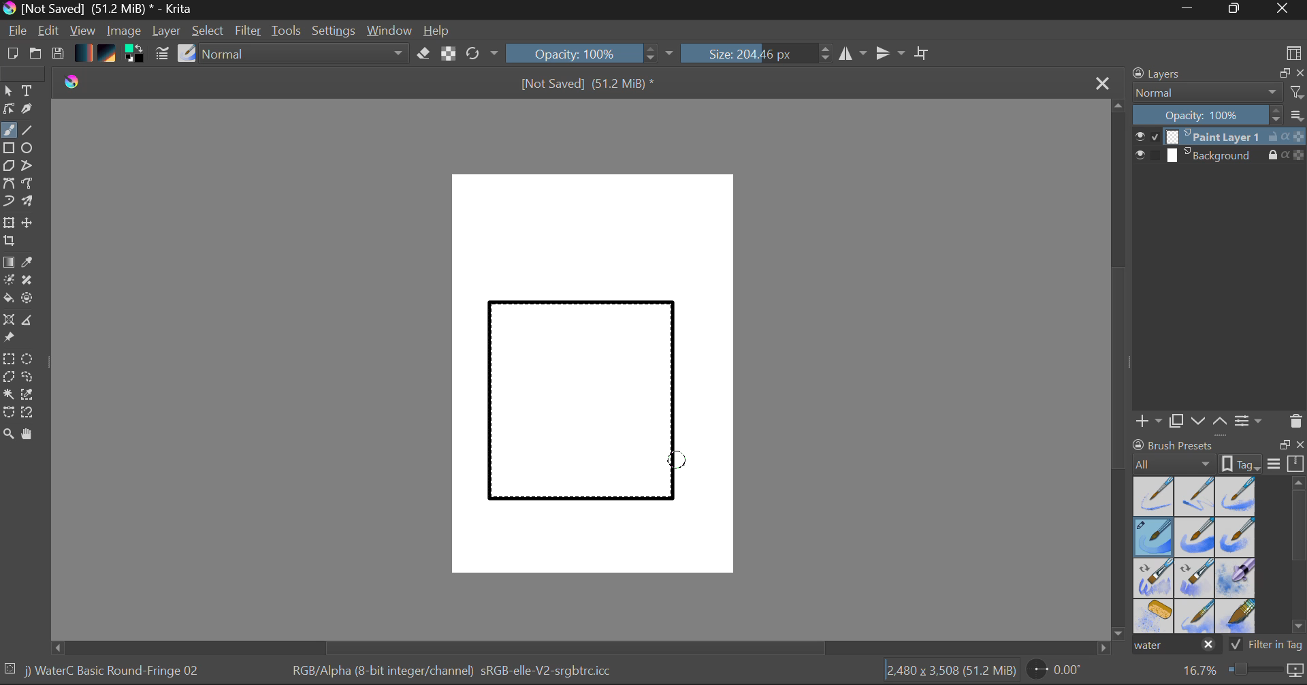  Describe the element at coordinates (135, 54) in the screenshot. I see `Colors in use` at that location.